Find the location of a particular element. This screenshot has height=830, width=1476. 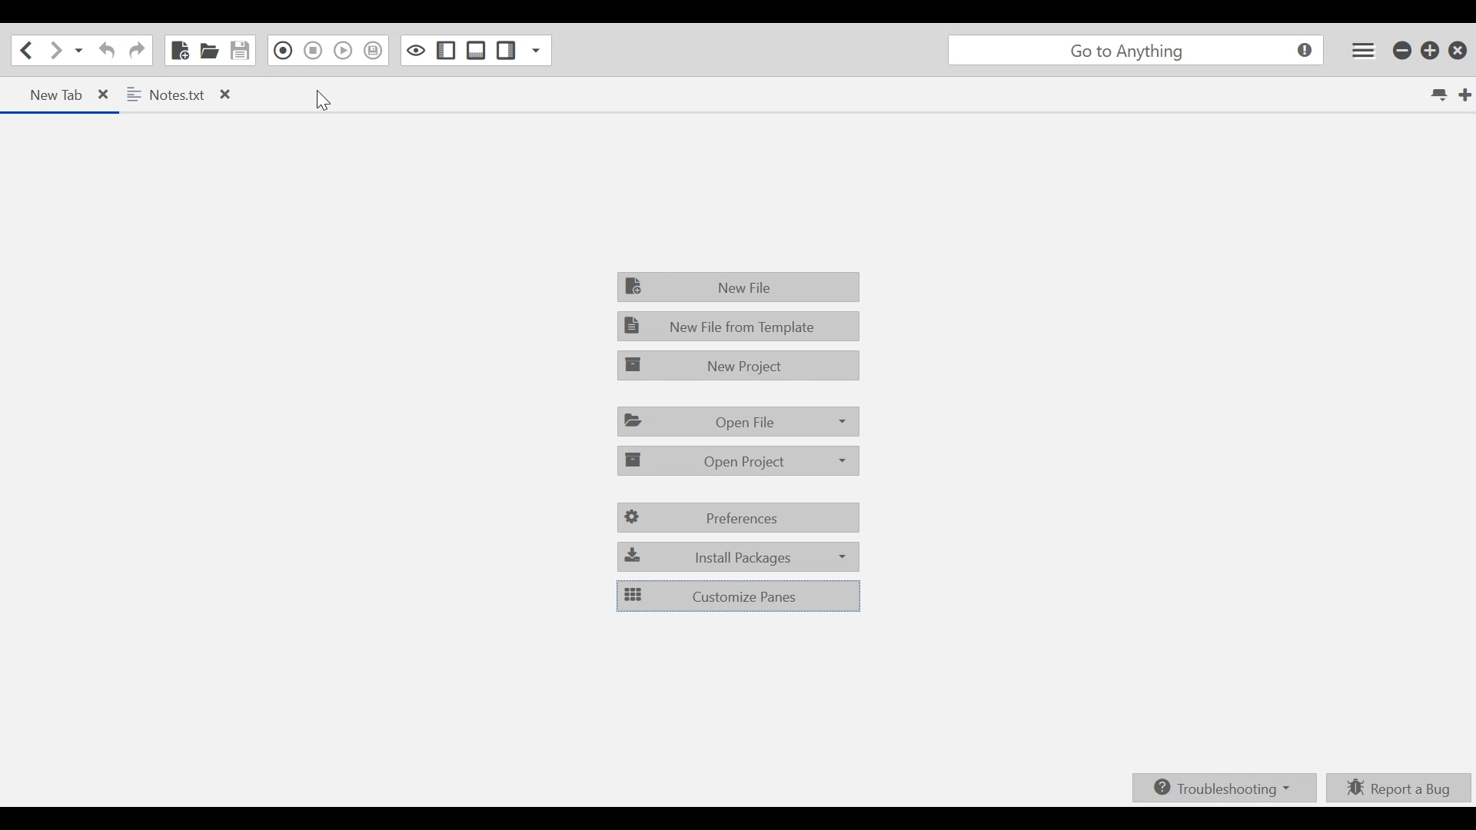

Recent Location is located at coordinates (77, 51).